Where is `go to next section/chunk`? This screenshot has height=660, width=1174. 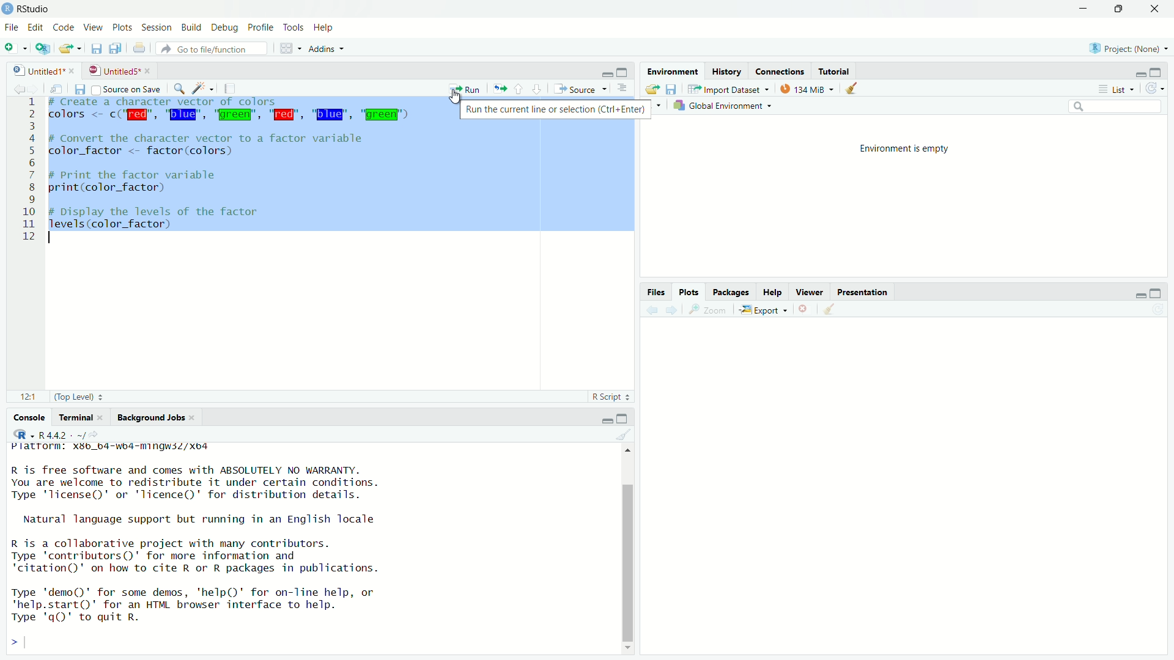 go to next section/chunk is located at coordinates (538, 90).